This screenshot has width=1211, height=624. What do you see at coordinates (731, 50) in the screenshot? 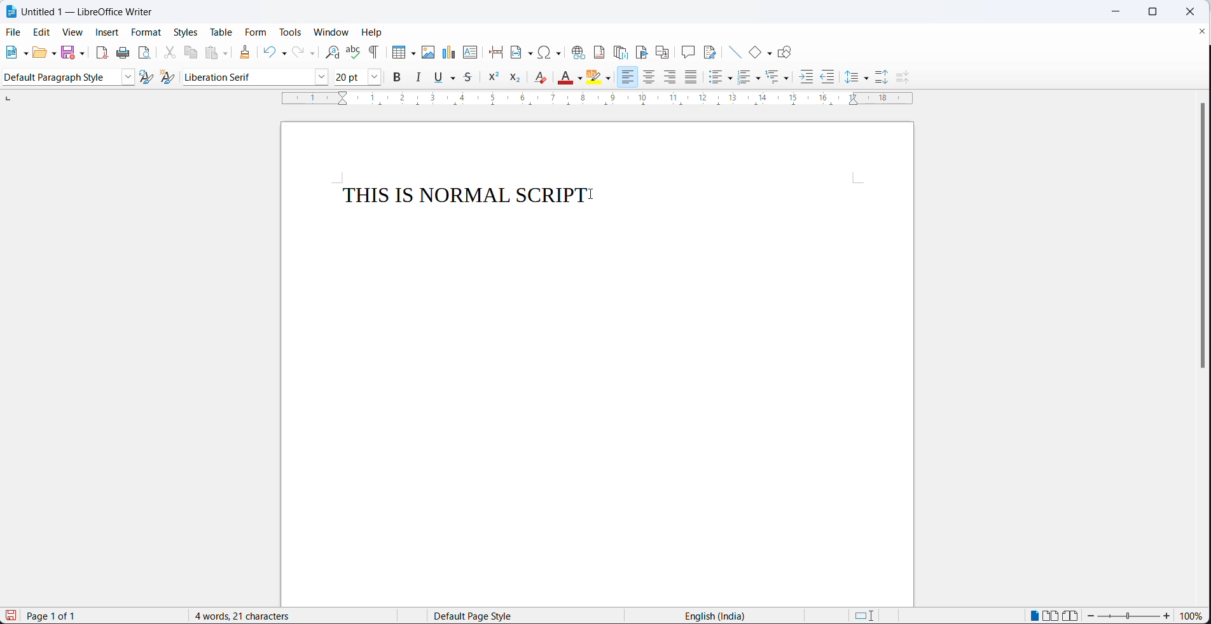
I see `insert line` at bounding box center [731, 50].